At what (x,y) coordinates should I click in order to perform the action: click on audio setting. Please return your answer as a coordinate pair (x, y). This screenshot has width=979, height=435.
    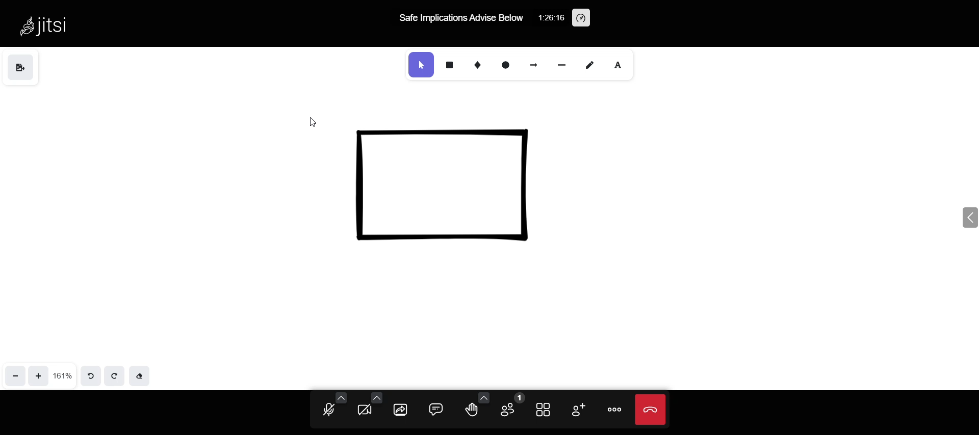
    Looking at the image, I should click on (340, 396).